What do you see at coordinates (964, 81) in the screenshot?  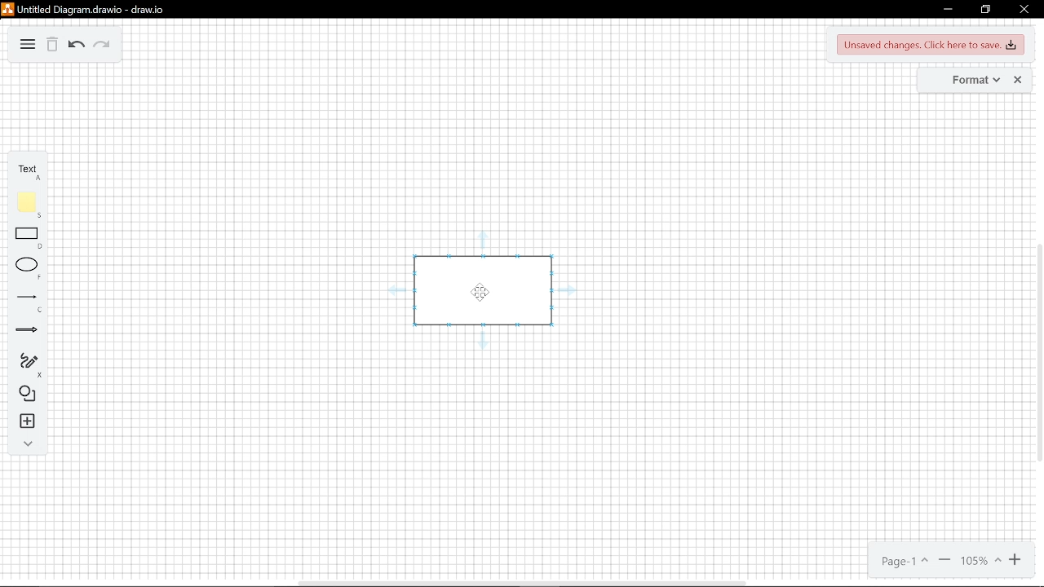 I see `format` at bounding box center [964, 81].